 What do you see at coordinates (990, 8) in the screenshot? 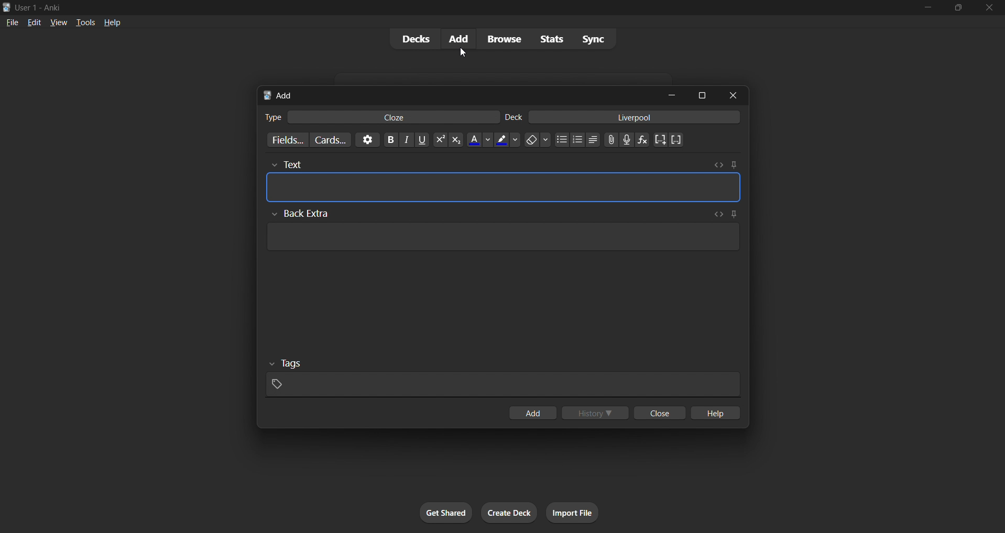
I see `close` at bounding box center [990, 8].